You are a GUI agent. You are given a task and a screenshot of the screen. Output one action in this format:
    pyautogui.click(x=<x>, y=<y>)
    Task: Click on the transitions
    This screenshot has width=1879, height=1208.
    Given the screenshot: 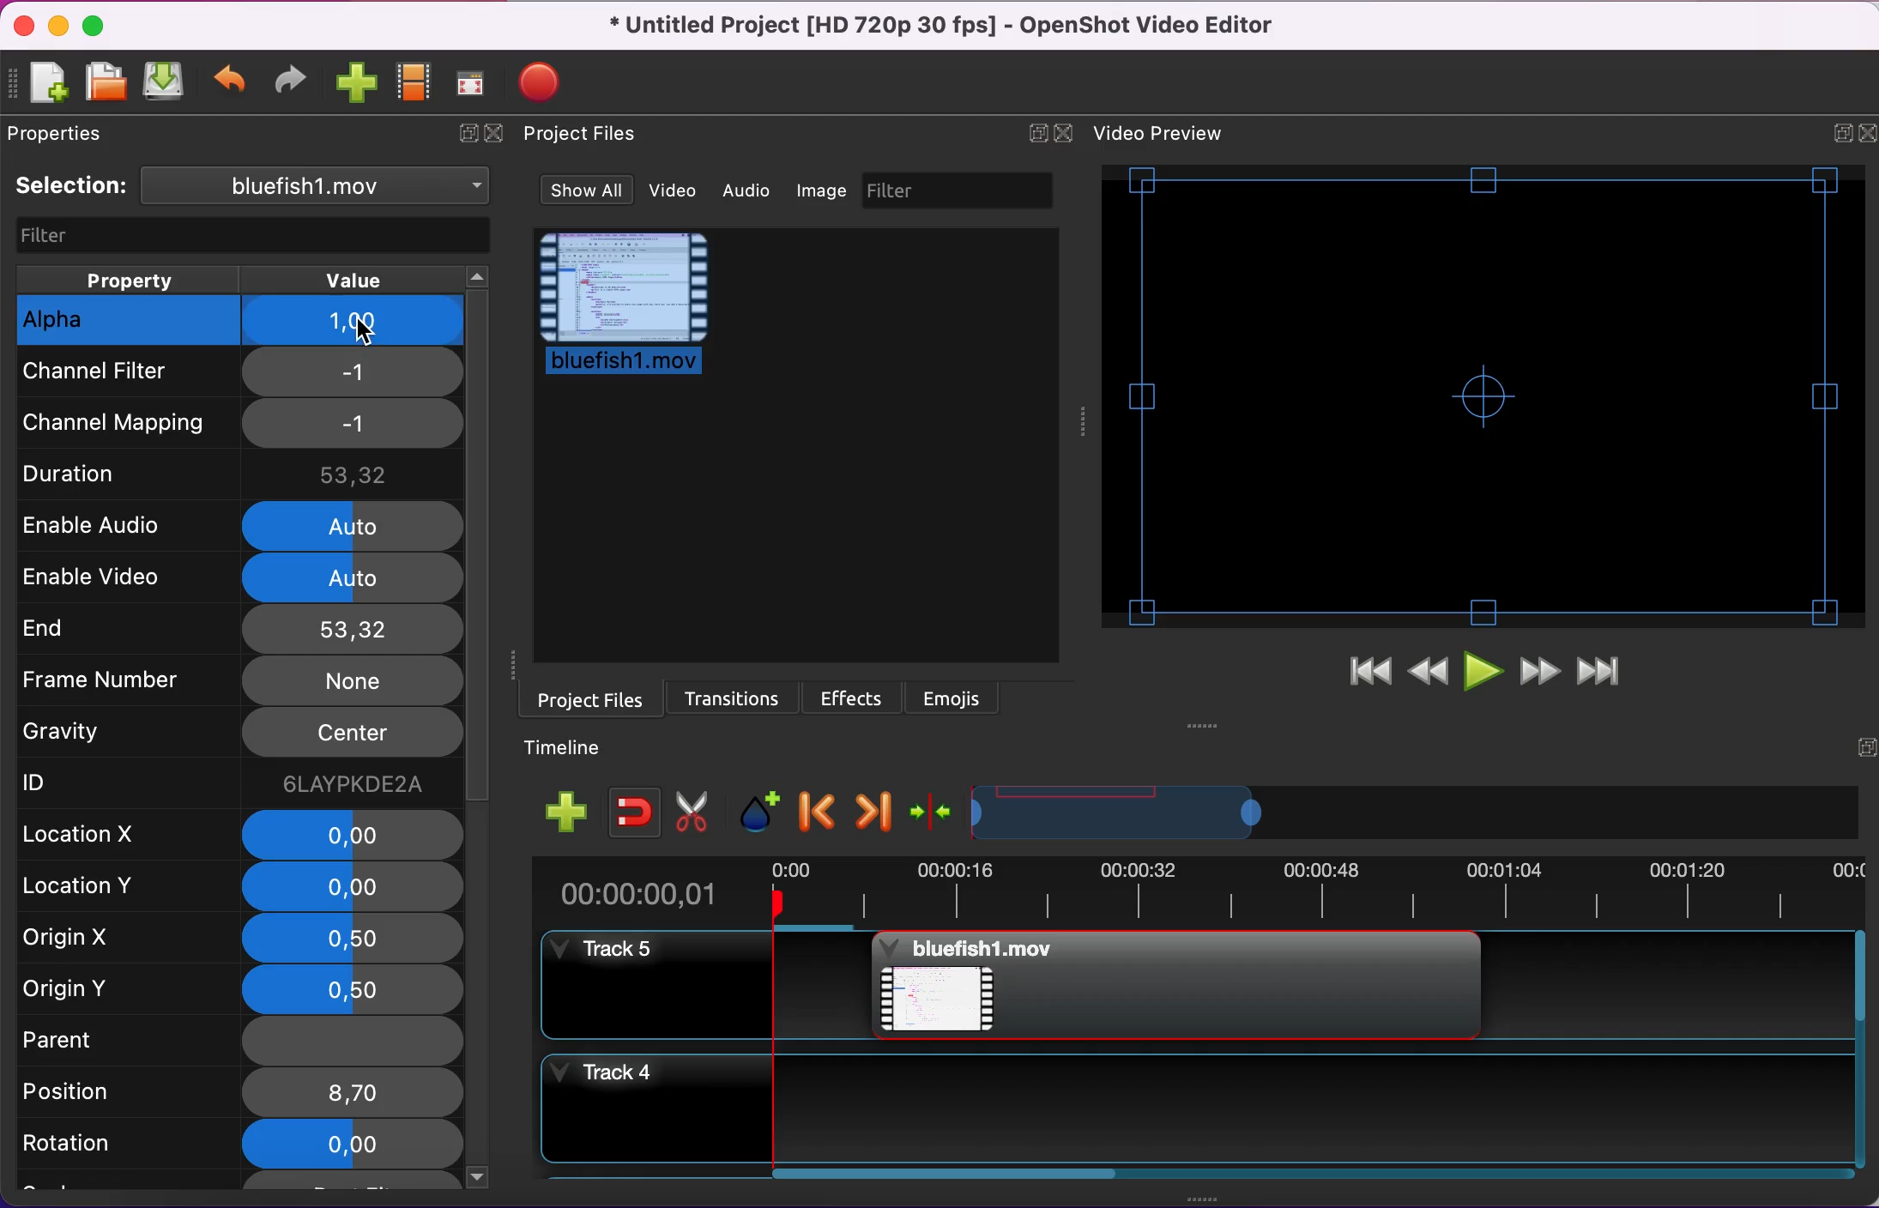 What is the action you would take?
    pyautogui.click(x=732, y=698)
    